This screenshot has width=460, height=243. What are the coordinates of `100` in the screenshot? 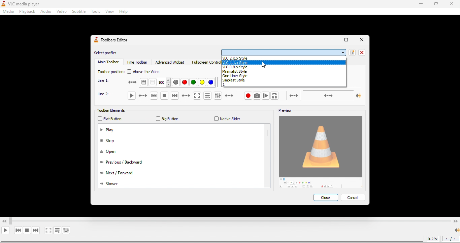 It's located at (164, 83).